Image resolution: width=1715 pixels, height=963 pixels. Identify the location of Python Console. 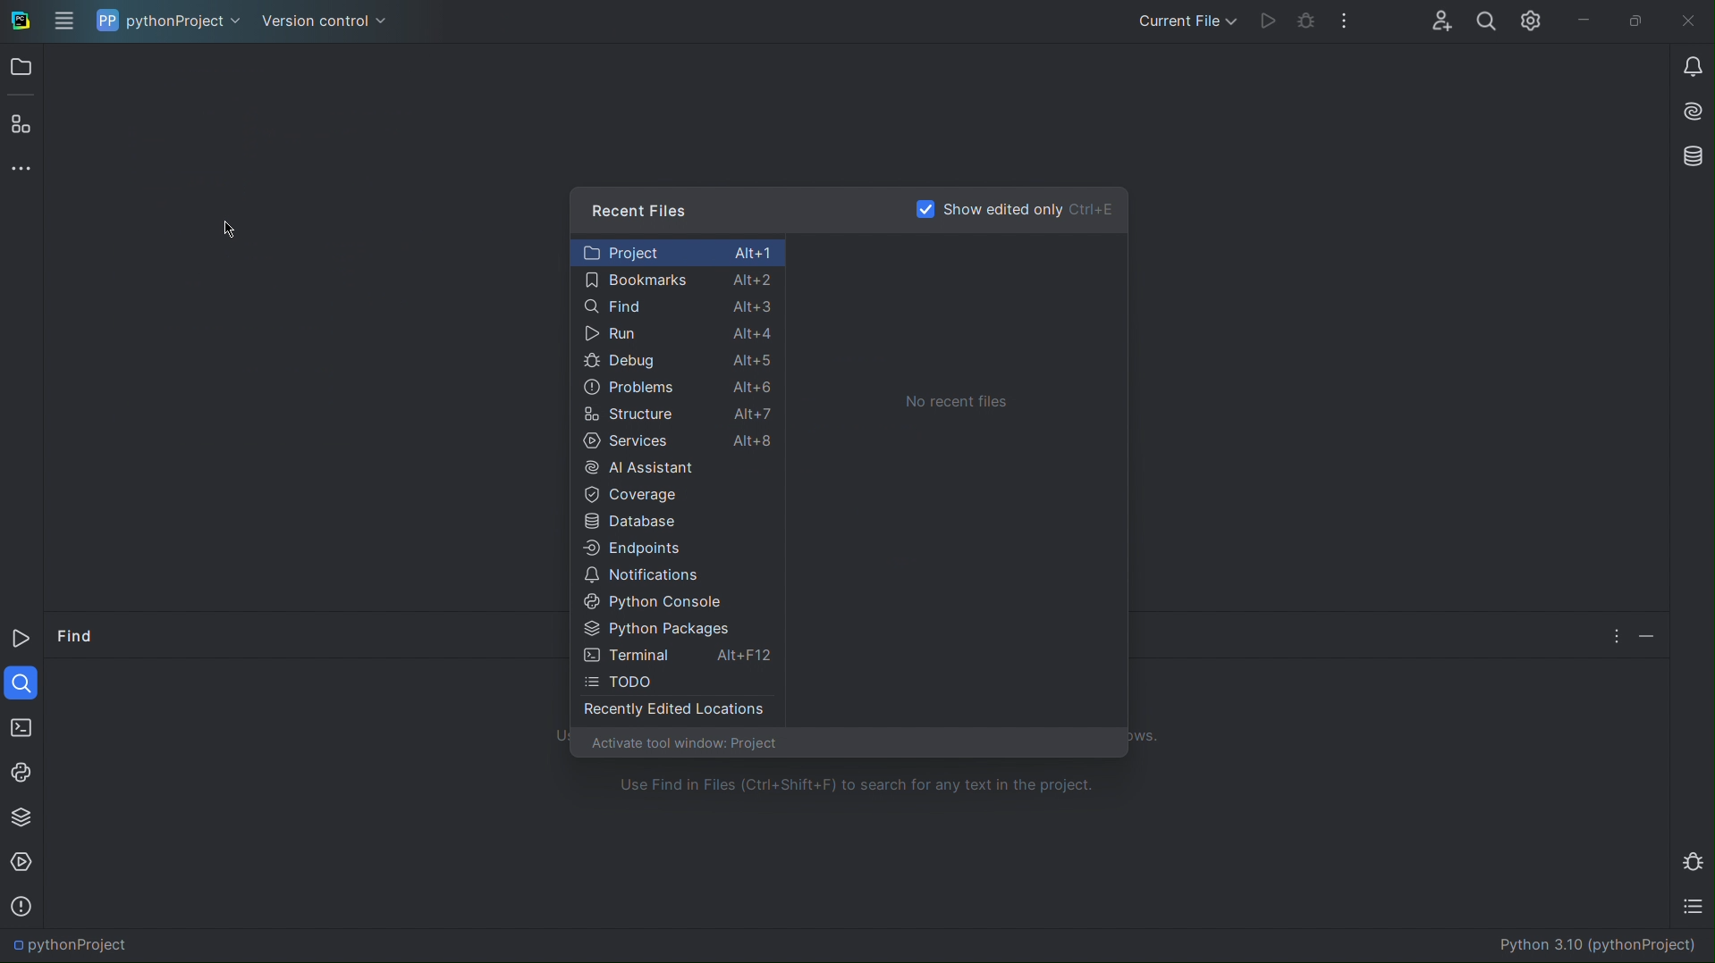
(22, 770).